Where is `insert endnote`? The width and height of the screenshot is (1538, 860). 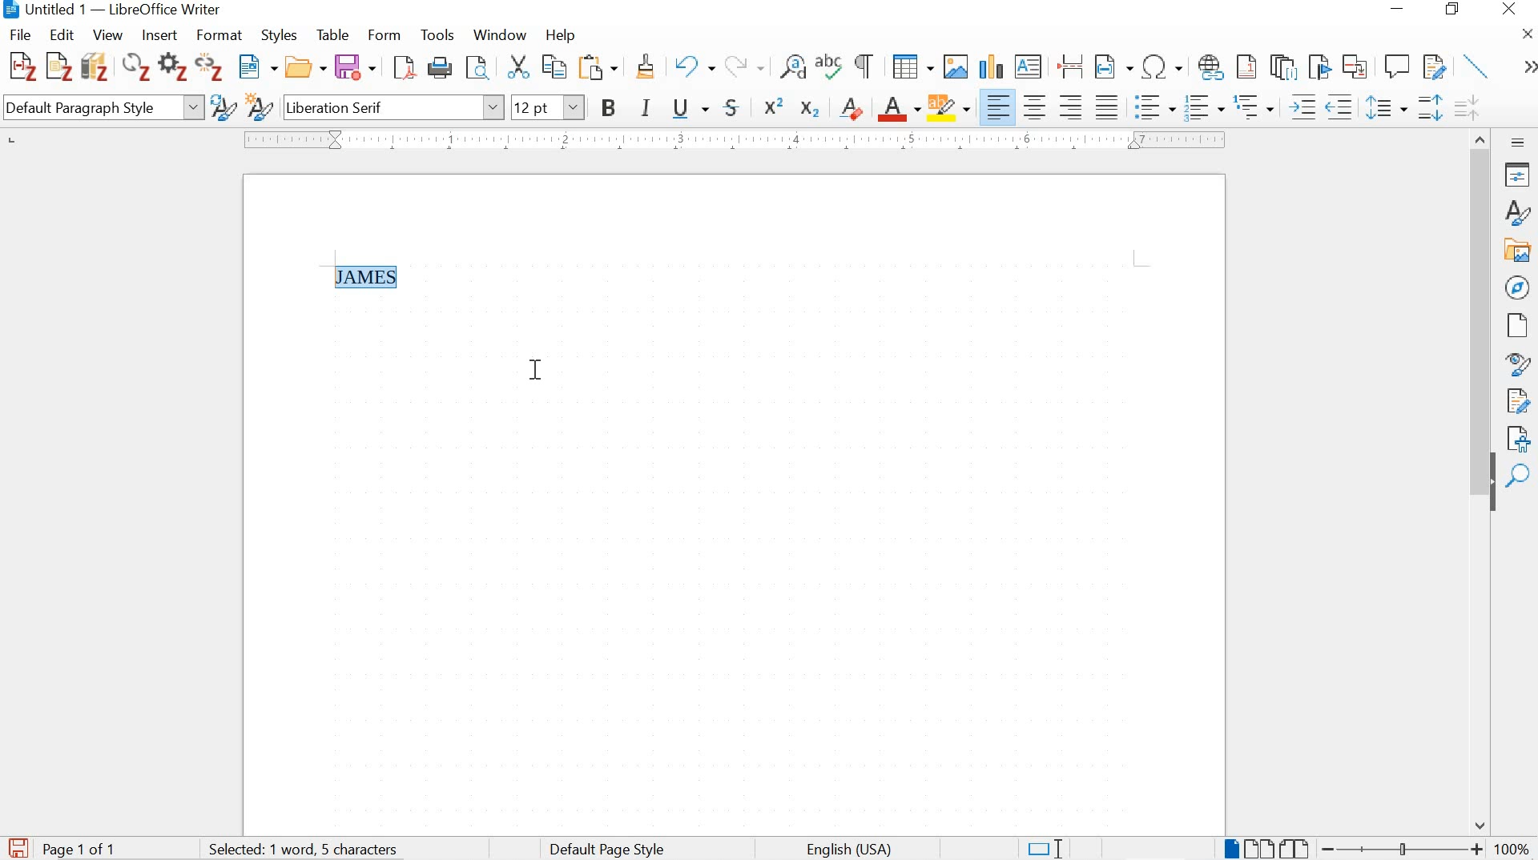
insert endnote is located at coordinates (1283, 67).